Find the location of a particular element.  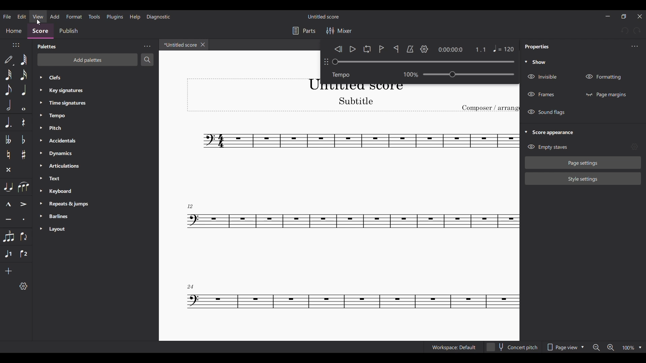

Formatting is located at coordinates (604, 77).